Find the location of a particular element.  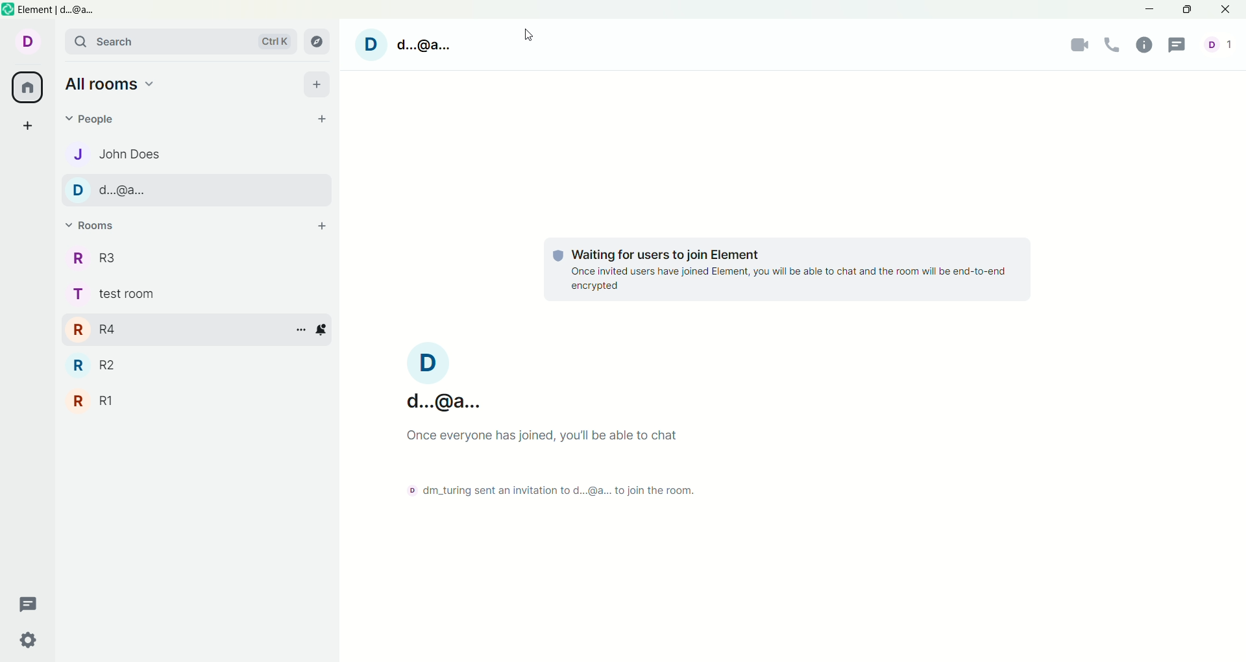

Current account is located at coordinates (25, 41).